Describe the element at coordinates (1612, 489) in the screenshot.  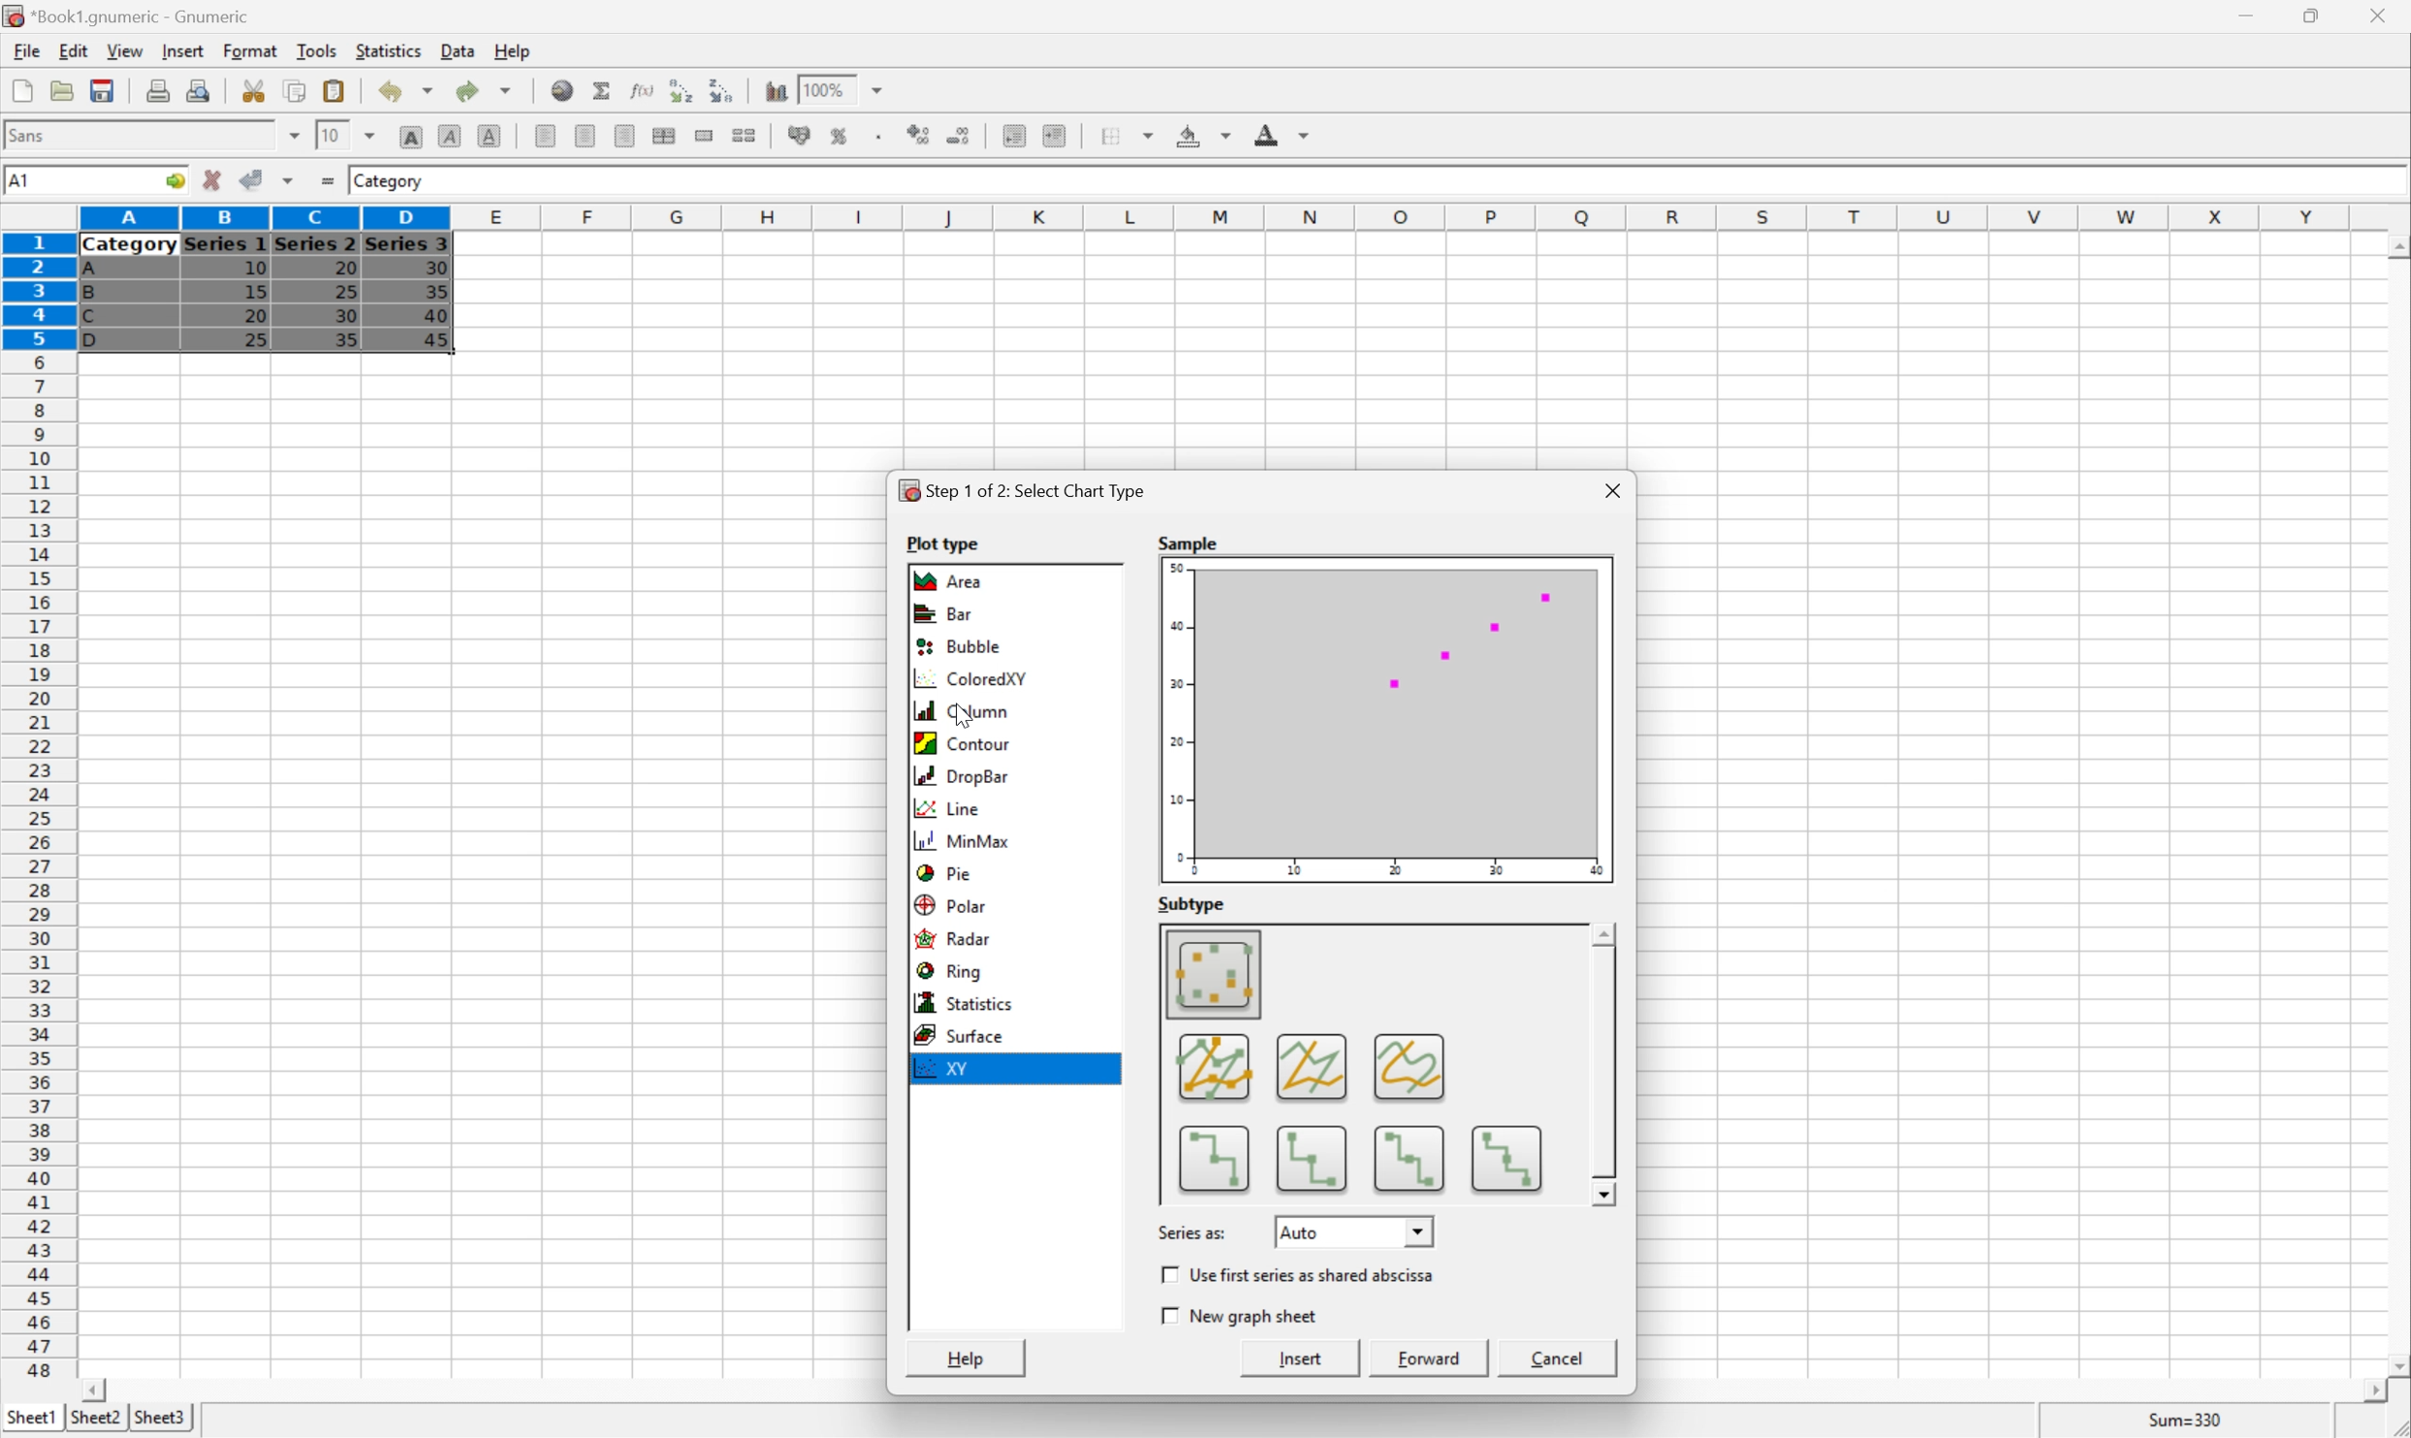
I see `Close` at that location.